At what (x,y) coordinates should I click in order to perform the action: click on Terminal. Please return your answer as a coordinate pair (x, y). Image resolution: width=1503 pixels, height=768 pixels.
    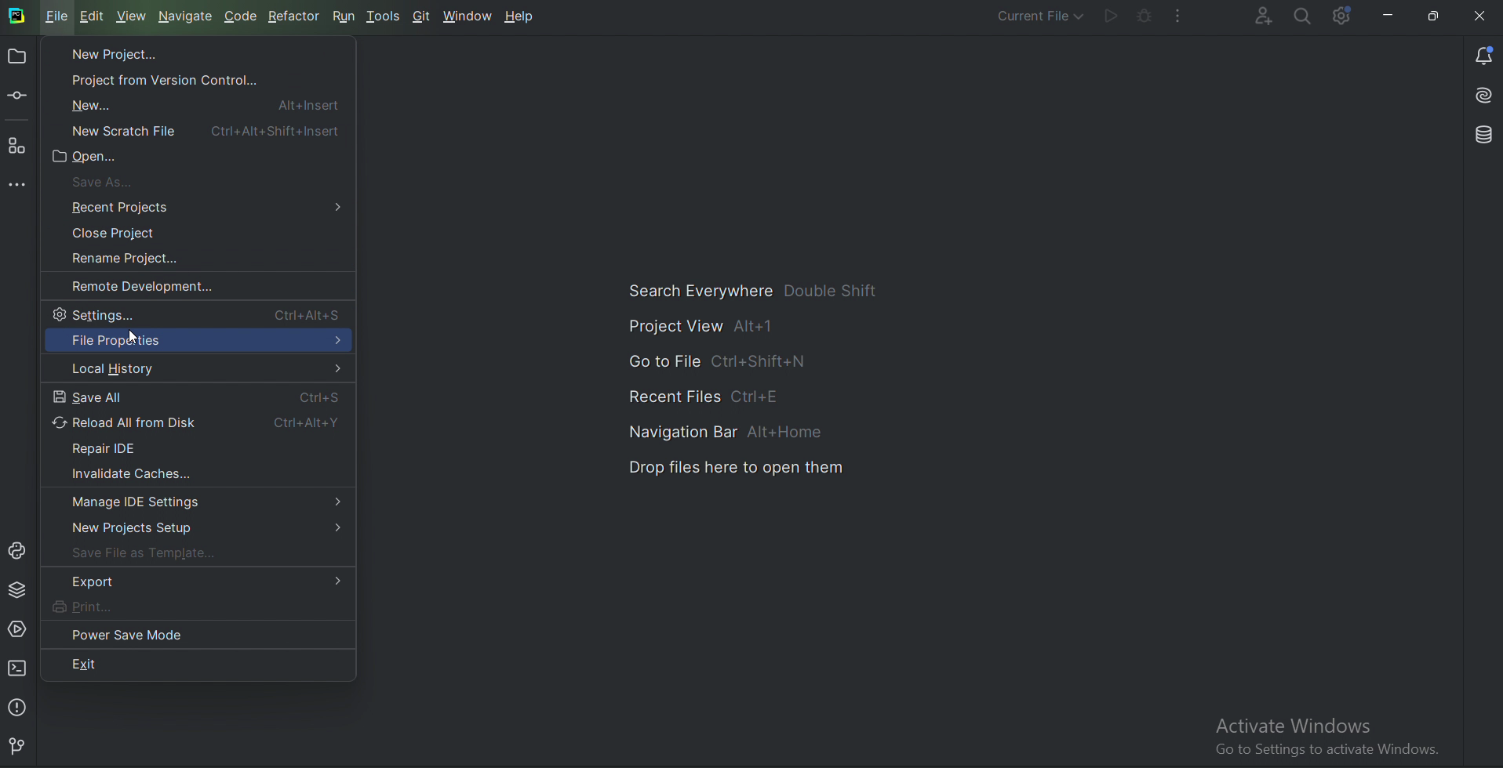
    Looking at the image, I should click on (18, 668).